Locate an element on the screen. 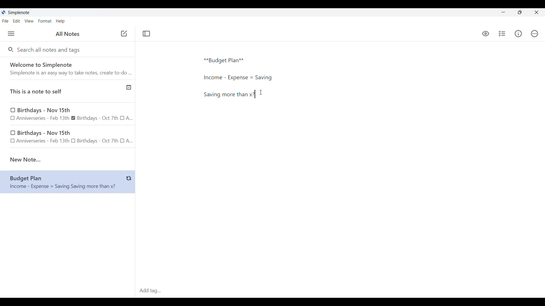 Image resolution: width=545 pixels, height=306 pixels. birthday note is located at coordinates (68, 138).